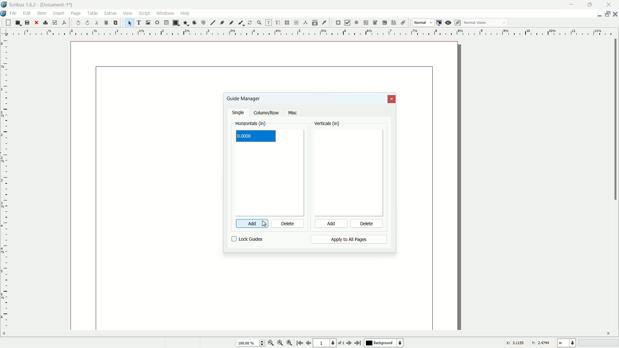  I want to click on windows menu, so click(166, 13).